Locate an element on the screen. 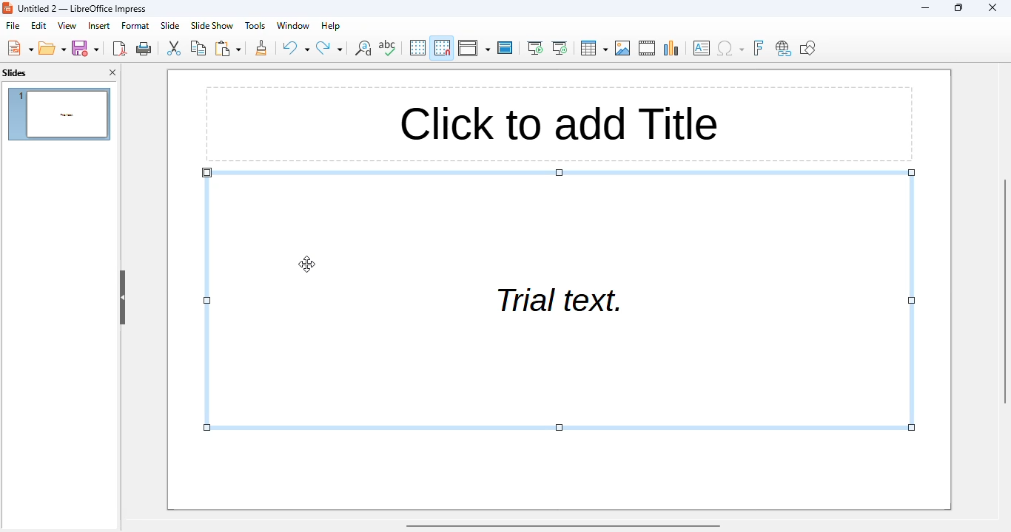 This screenshot has width=1011, height=532. file is located at coordinates (13, 25).